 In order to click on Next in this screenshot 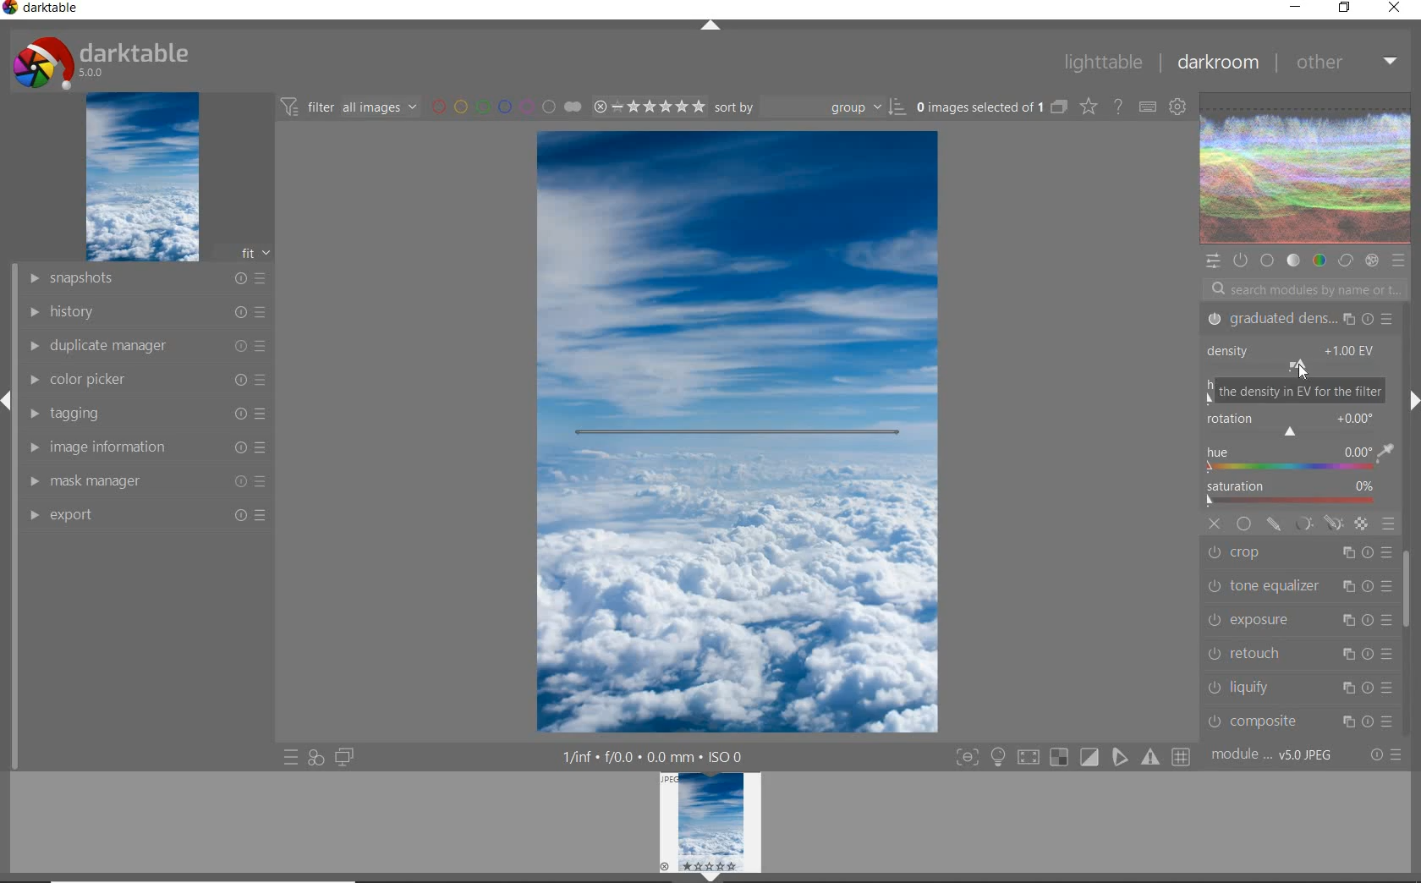, I will do `click(1413, 401)`.